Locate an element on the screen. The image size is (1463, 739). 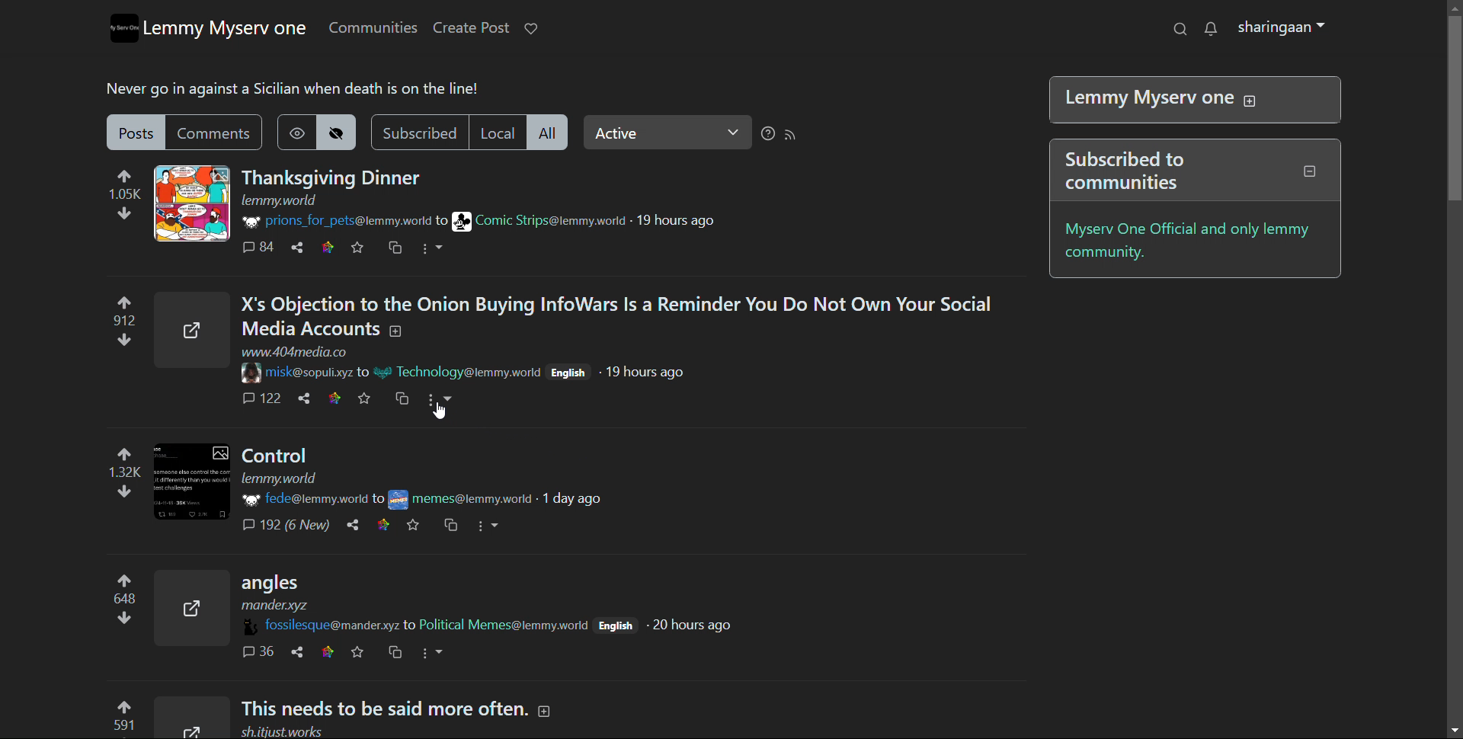
show hidden posts is located at coordinates (296, 132).